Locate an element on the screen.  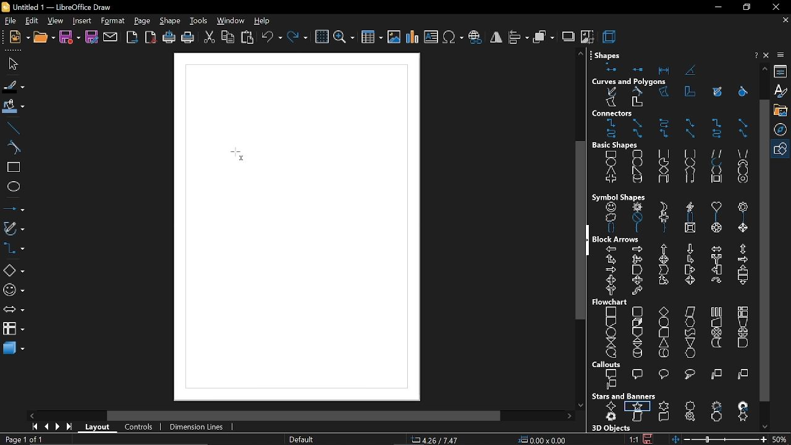
file is located at coordinates (15, 63).